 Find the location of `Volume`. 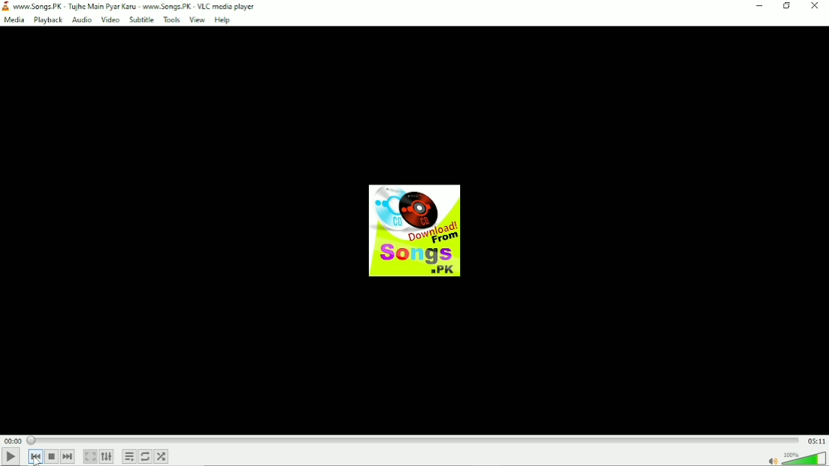

Volume is located at coordinates (794, 457).